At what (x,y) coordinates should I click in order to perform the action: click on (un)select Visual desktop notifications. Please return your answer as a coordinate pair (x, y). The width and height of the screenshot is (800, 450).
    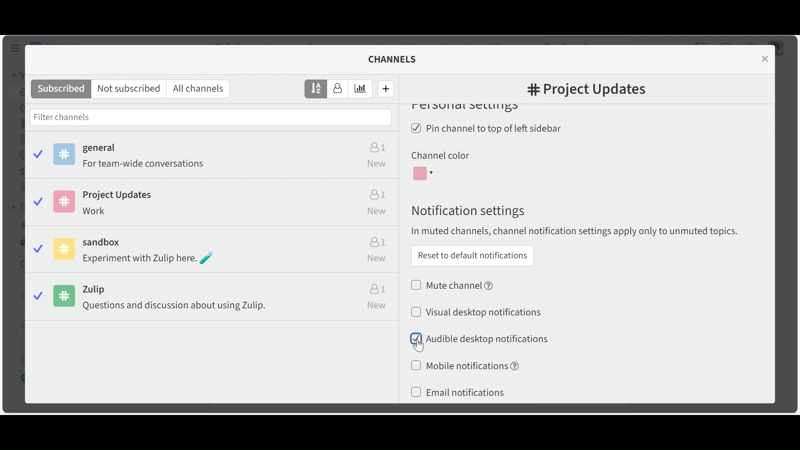
    Looking at the image, I should click on (476, 311).